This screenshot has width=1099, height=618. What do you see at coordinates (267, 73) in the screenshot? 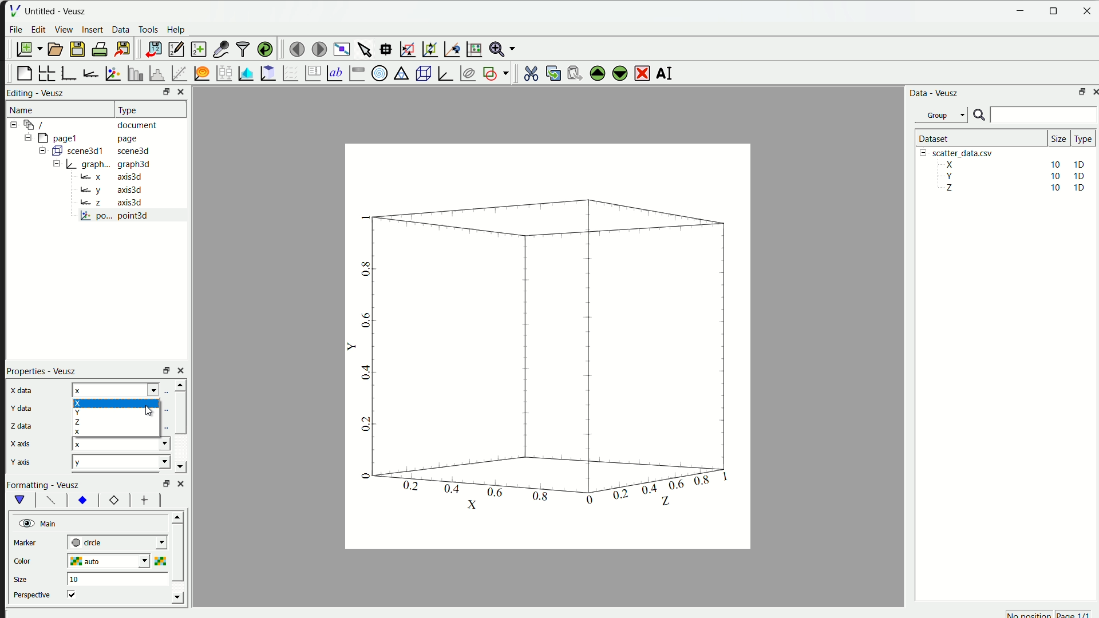
I see `clipboard` at bounding box center [267, 73].